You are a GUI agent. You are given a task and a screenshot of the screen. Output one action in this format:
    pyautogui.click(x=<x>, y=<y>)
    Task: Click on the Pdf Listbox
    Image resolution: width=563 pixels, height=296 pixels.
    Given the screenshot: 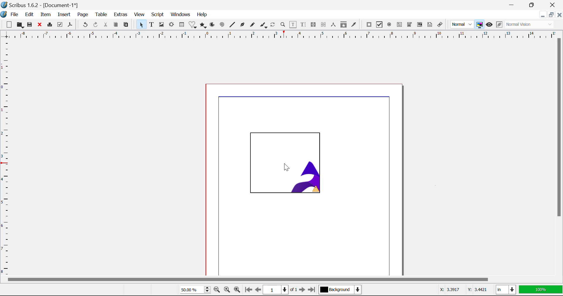 What is the action you would take?
    pyautogui.click(x=416, y=26)
    